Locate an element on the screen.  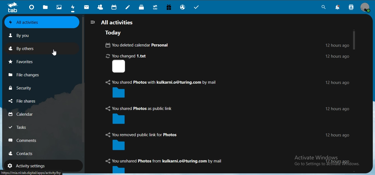
search contact is located at coordinates (350, 7).